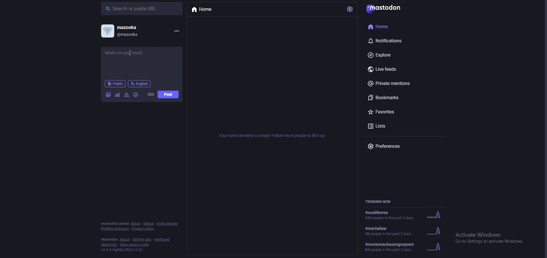 Image resolution: width=547 pixels, height=258 pixels. I want to click on about, so click(136, 223).